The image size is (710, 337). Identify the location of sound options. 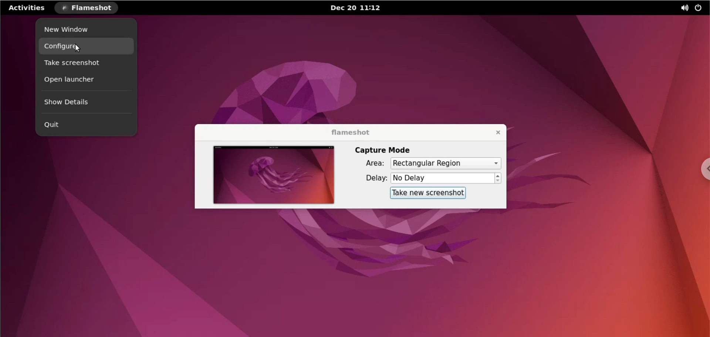
(682, 8).